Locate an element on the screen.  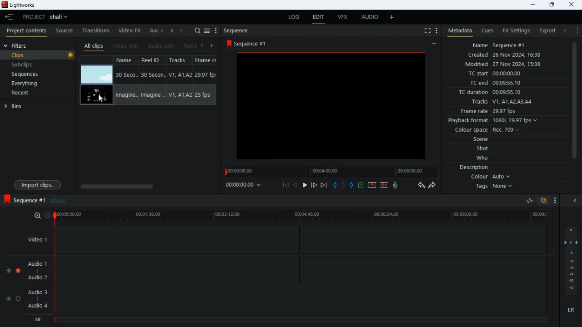
more is located at coordinates (391, 18).